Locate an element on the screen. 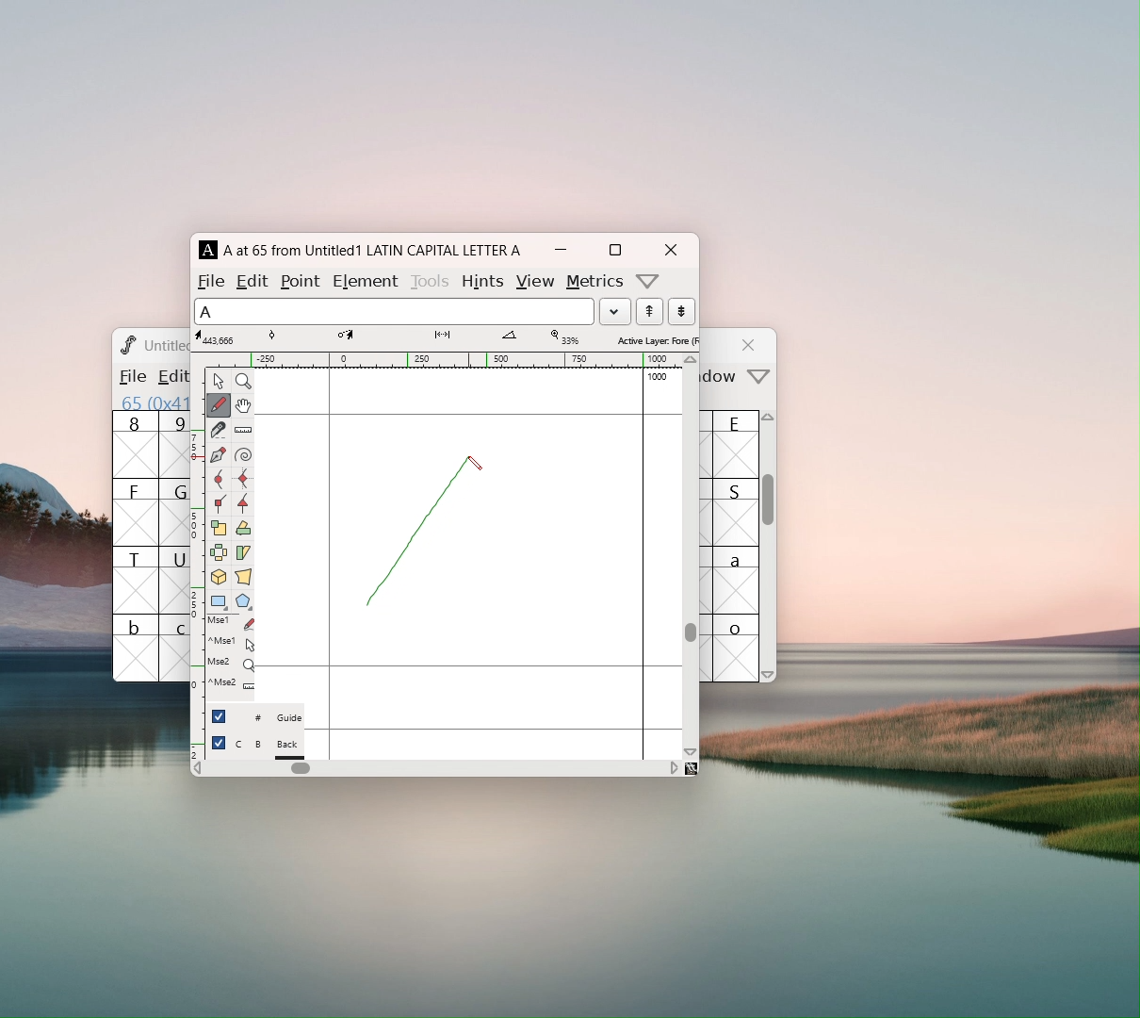 The height and width of the screenshot is (1018, 1140). maximum ascent line is located at coordinates (468, 415).